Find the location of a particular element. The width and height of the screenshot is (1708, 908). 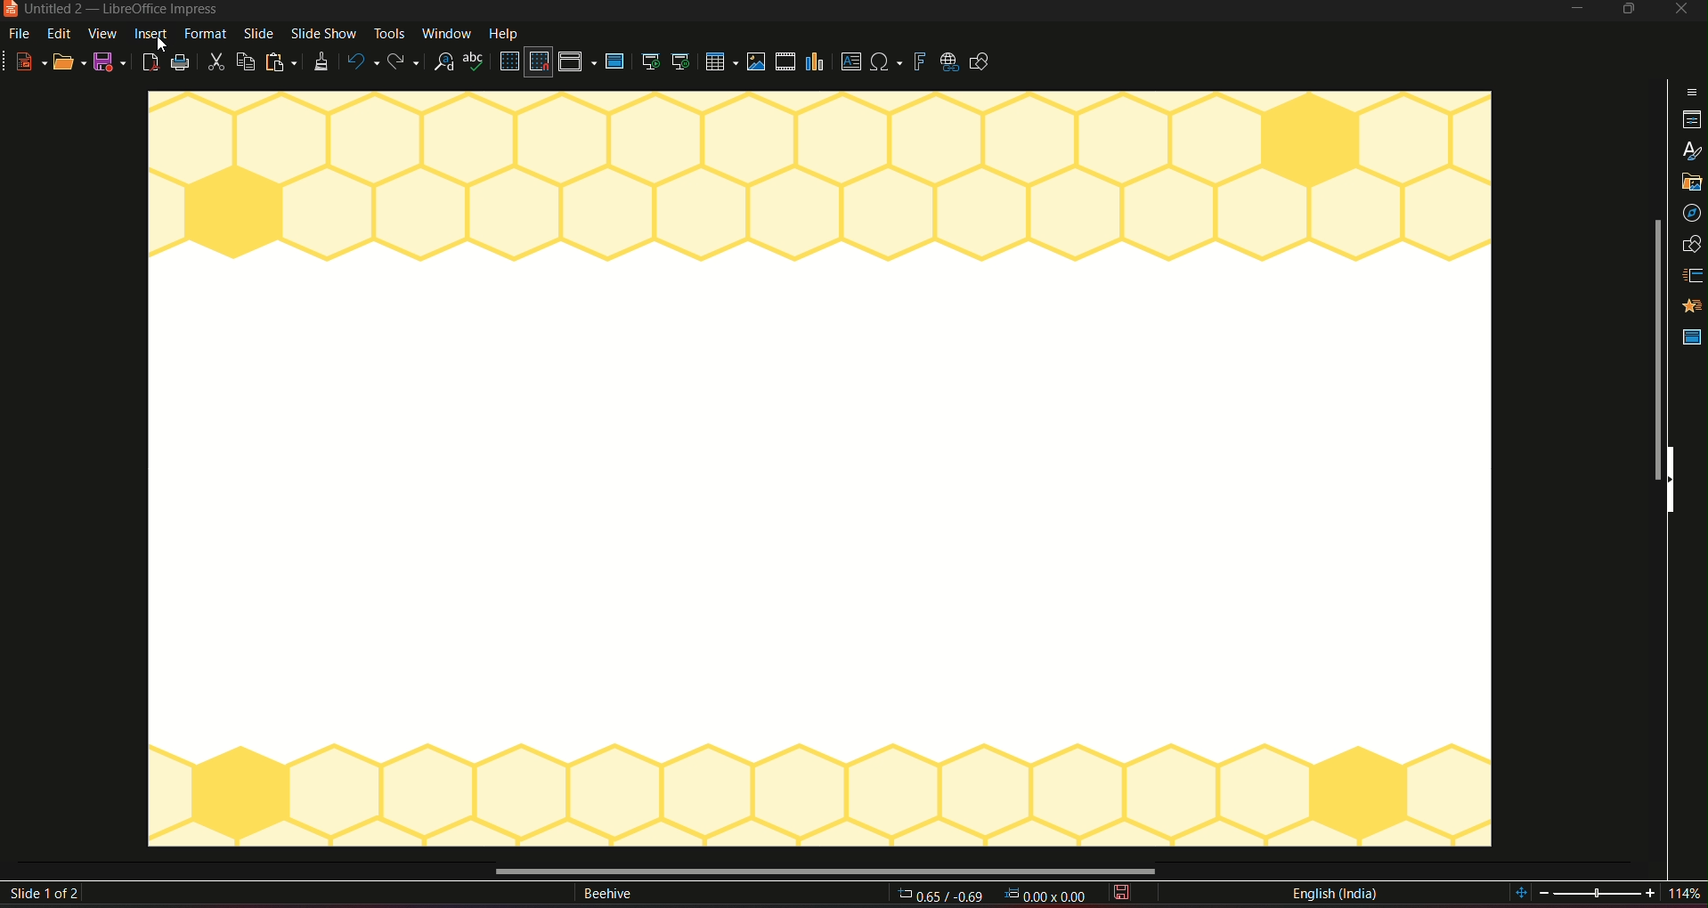

display grid is located at coordinates (508, 61).